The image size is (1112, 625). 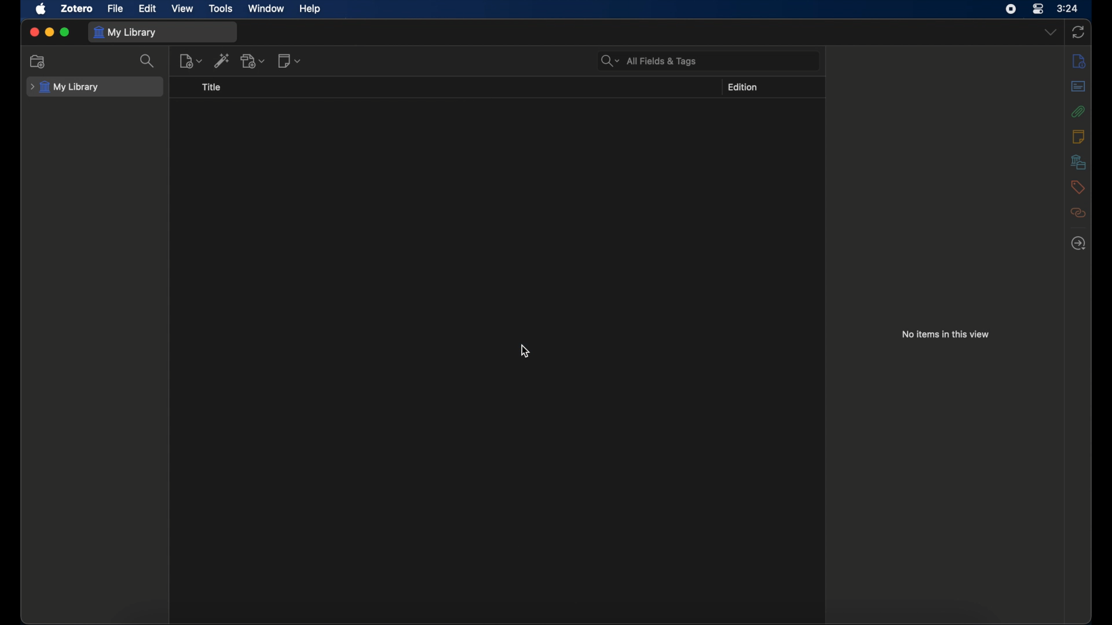 What do you see at coordinates (1078, 111) in the screenshot?
I see `attachments` at bounding box center [1078, 111].